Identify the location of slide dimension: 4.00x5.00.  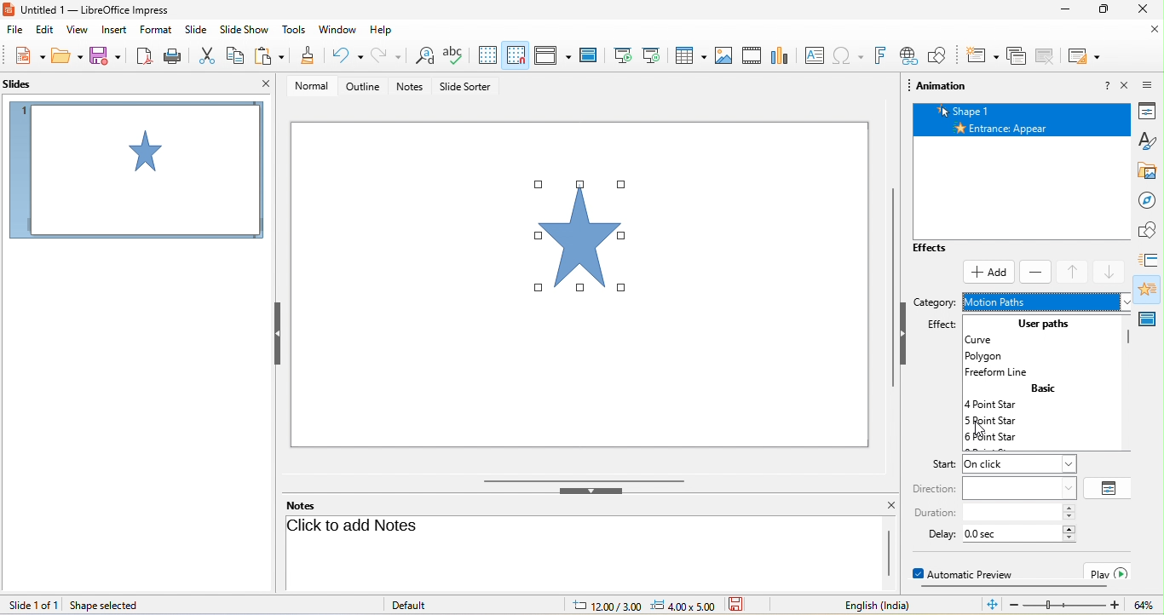
(683, 606).